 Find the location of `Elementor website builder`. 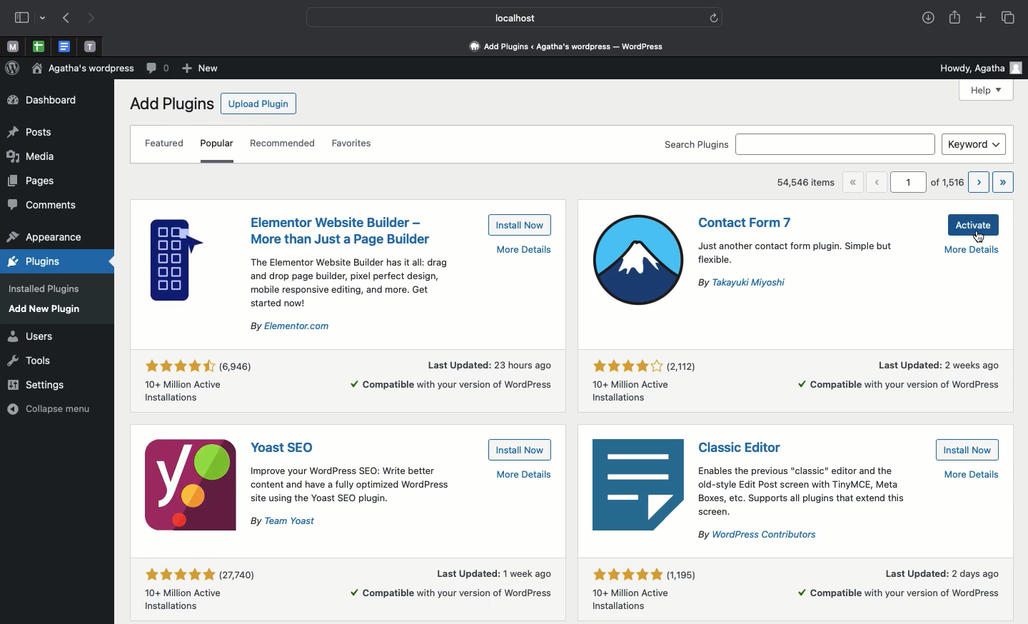

Elementor website builder is located at coordinates (341, 231).